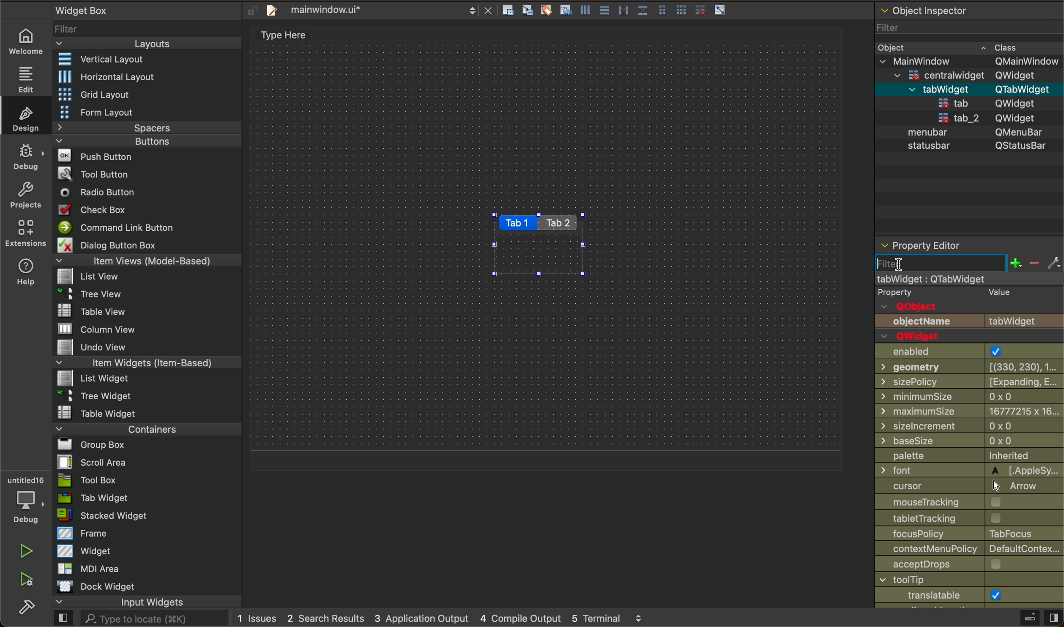  I want to click on run and debuh, so click(31, 580).